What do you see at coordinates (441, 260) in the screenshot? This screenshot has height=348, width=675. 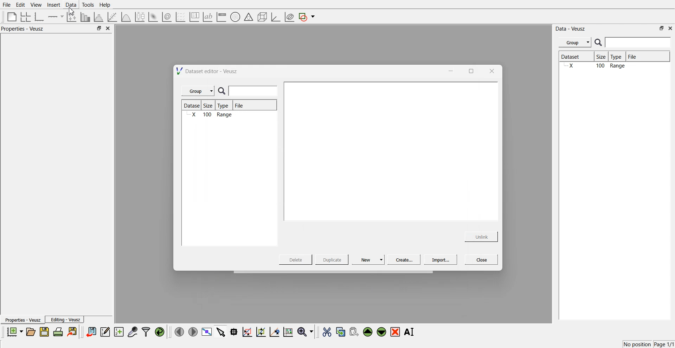 I see `Import...` at bounding box center [441, 260].